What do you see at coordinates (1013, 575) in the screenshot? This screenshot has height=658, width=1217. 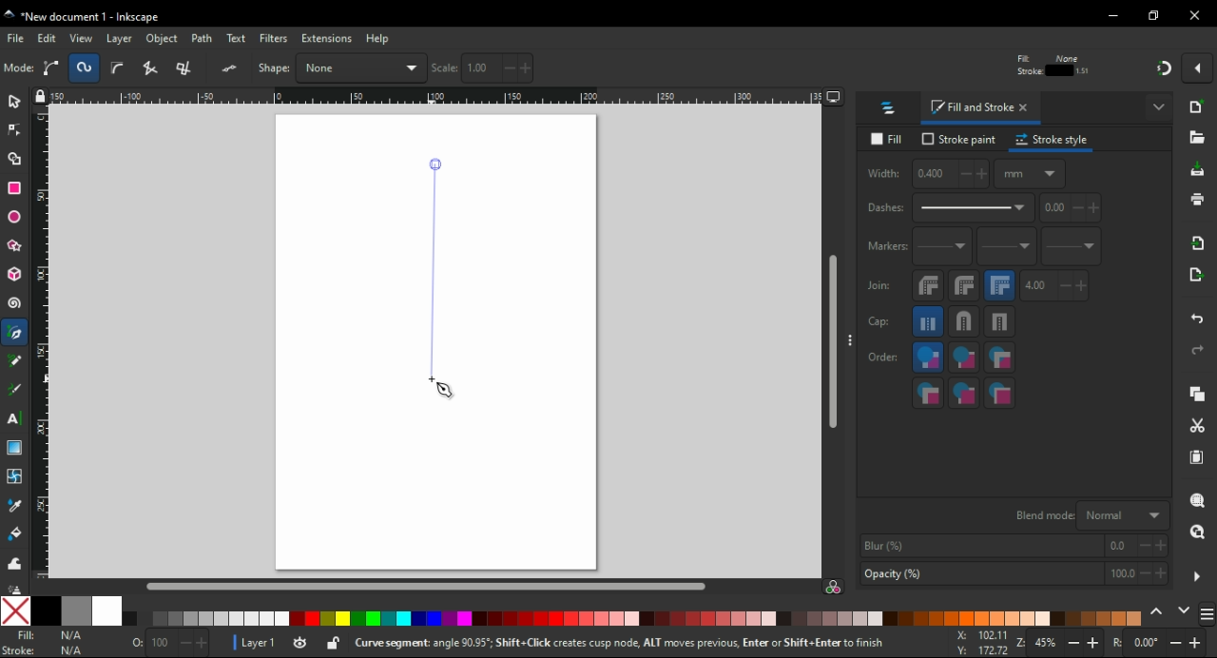 I see `opacity` at bounding box center [1013, 575].